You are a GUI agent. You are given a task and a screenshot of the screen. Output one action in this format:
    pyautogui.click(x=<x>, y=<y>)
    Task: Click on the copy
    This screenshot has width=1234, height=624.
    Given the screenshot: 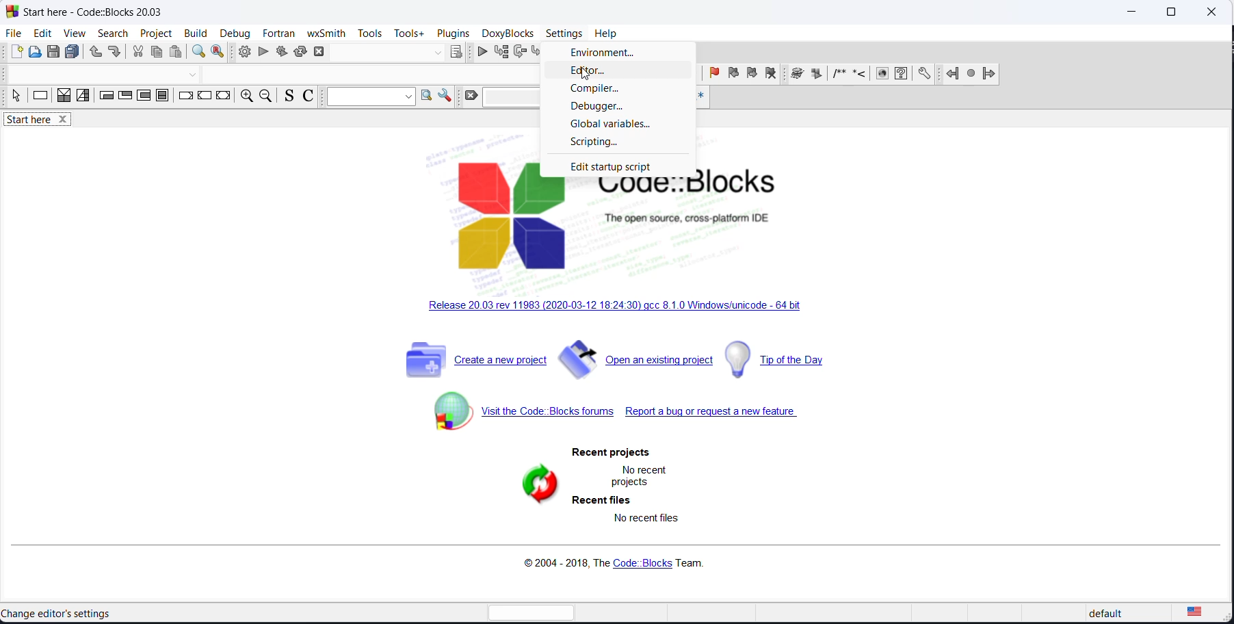 What is the action you would take?
    pyautogui.click(x=159, y=53)
    